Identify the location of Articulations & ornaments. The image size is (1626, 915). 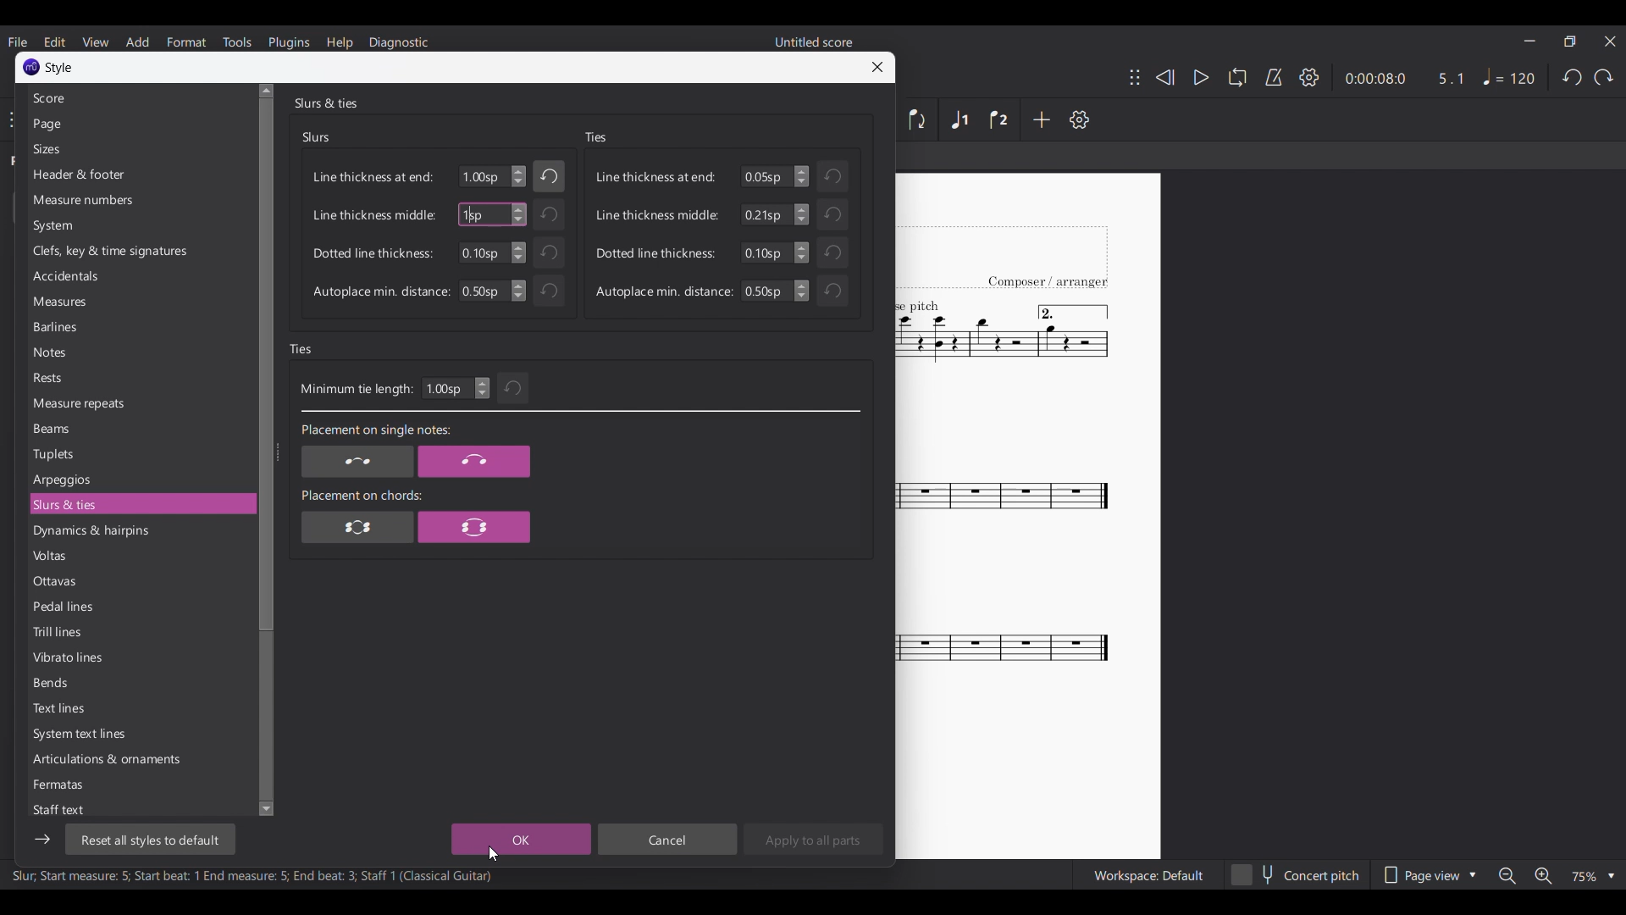
(140, 759).